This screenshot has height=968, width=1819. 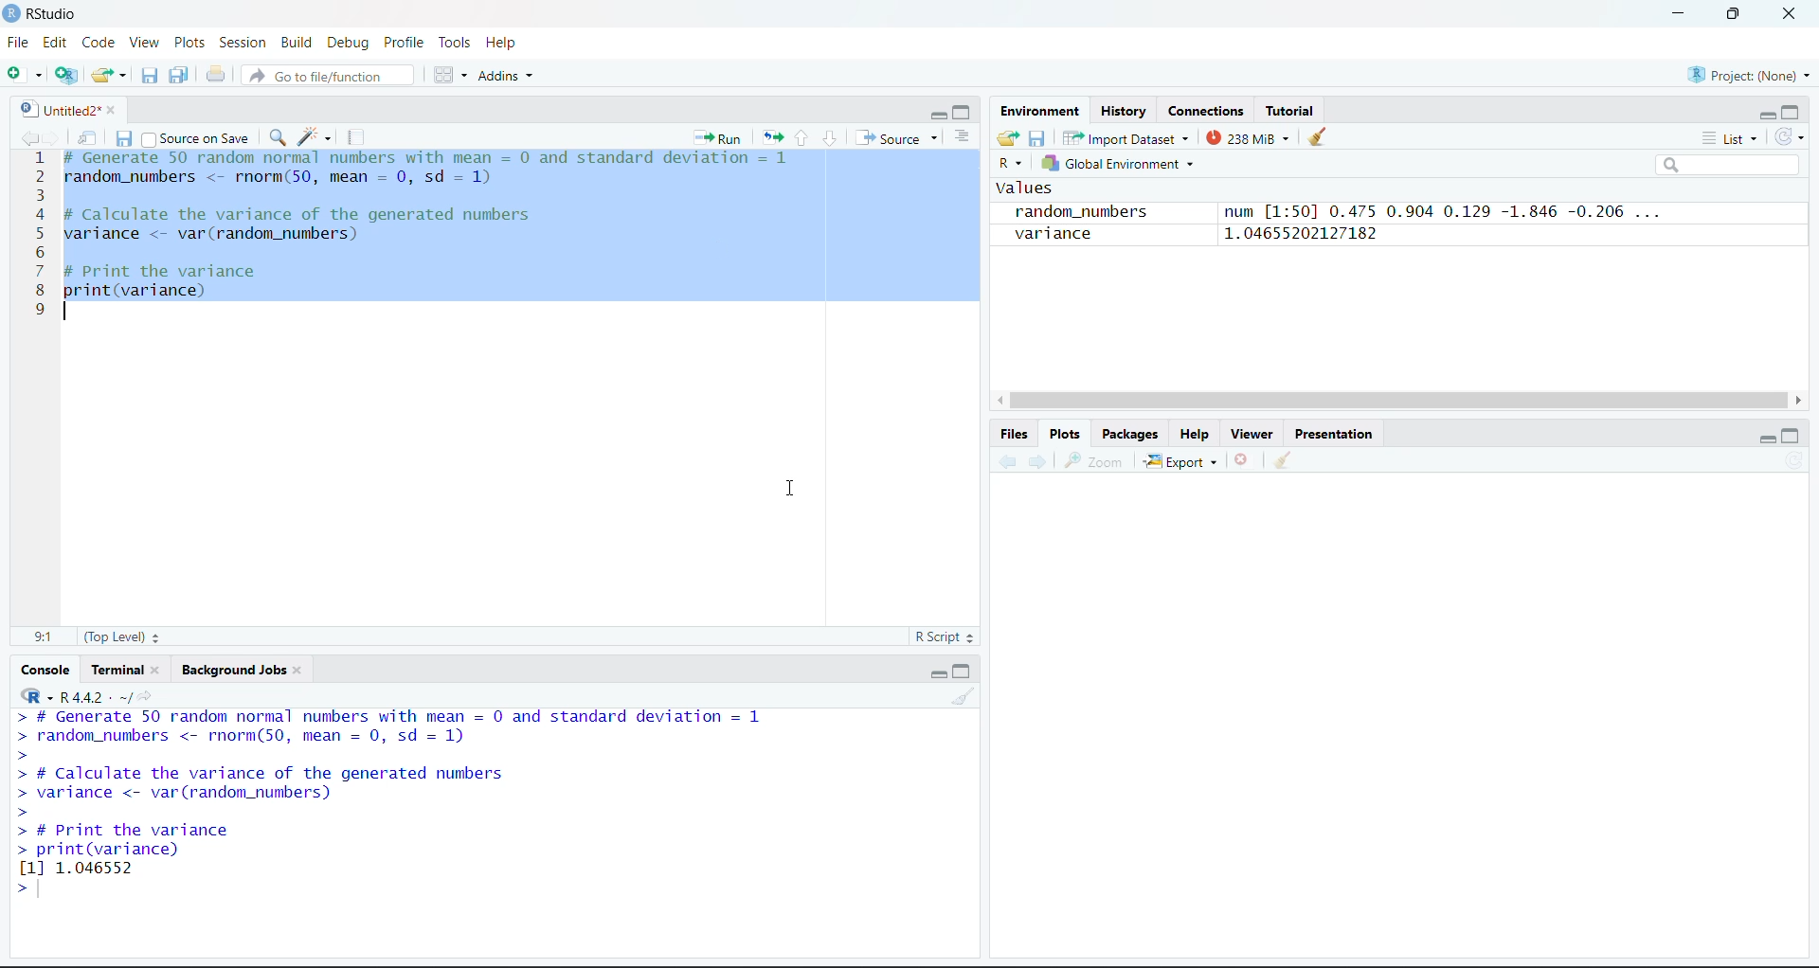 I want to click on Help, so click(x=502, y=43).